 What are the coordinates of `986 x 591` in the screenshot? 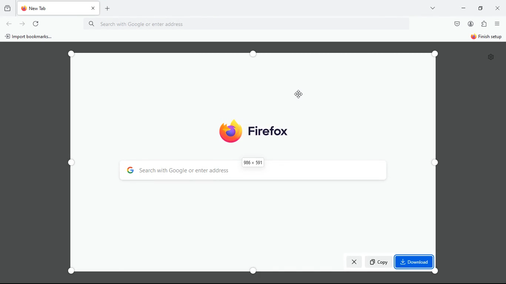 It's located at (253, 162).